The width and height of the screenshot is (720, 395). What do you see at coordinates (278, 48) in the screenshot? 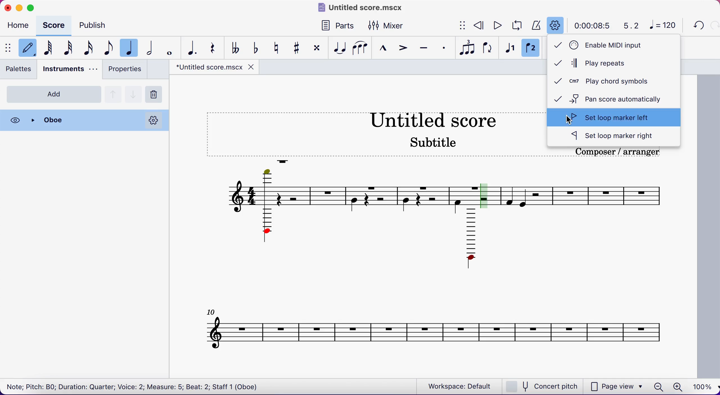
I see `toggle natural` at bounding box center [278, 48].